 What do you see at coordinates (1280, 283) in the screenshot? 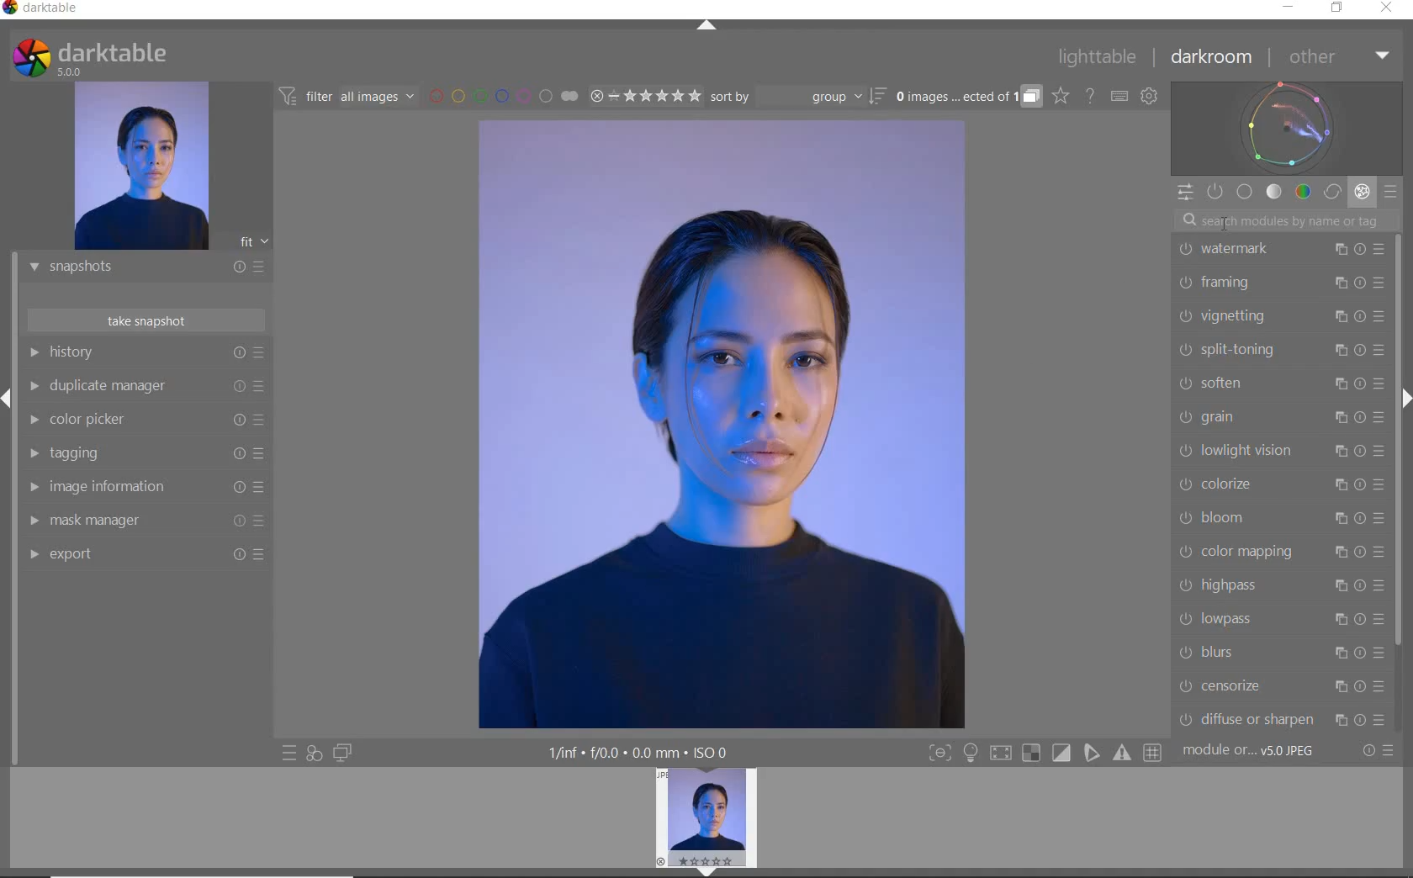
I see `FRAMING` at bounding box center [1280, 283].